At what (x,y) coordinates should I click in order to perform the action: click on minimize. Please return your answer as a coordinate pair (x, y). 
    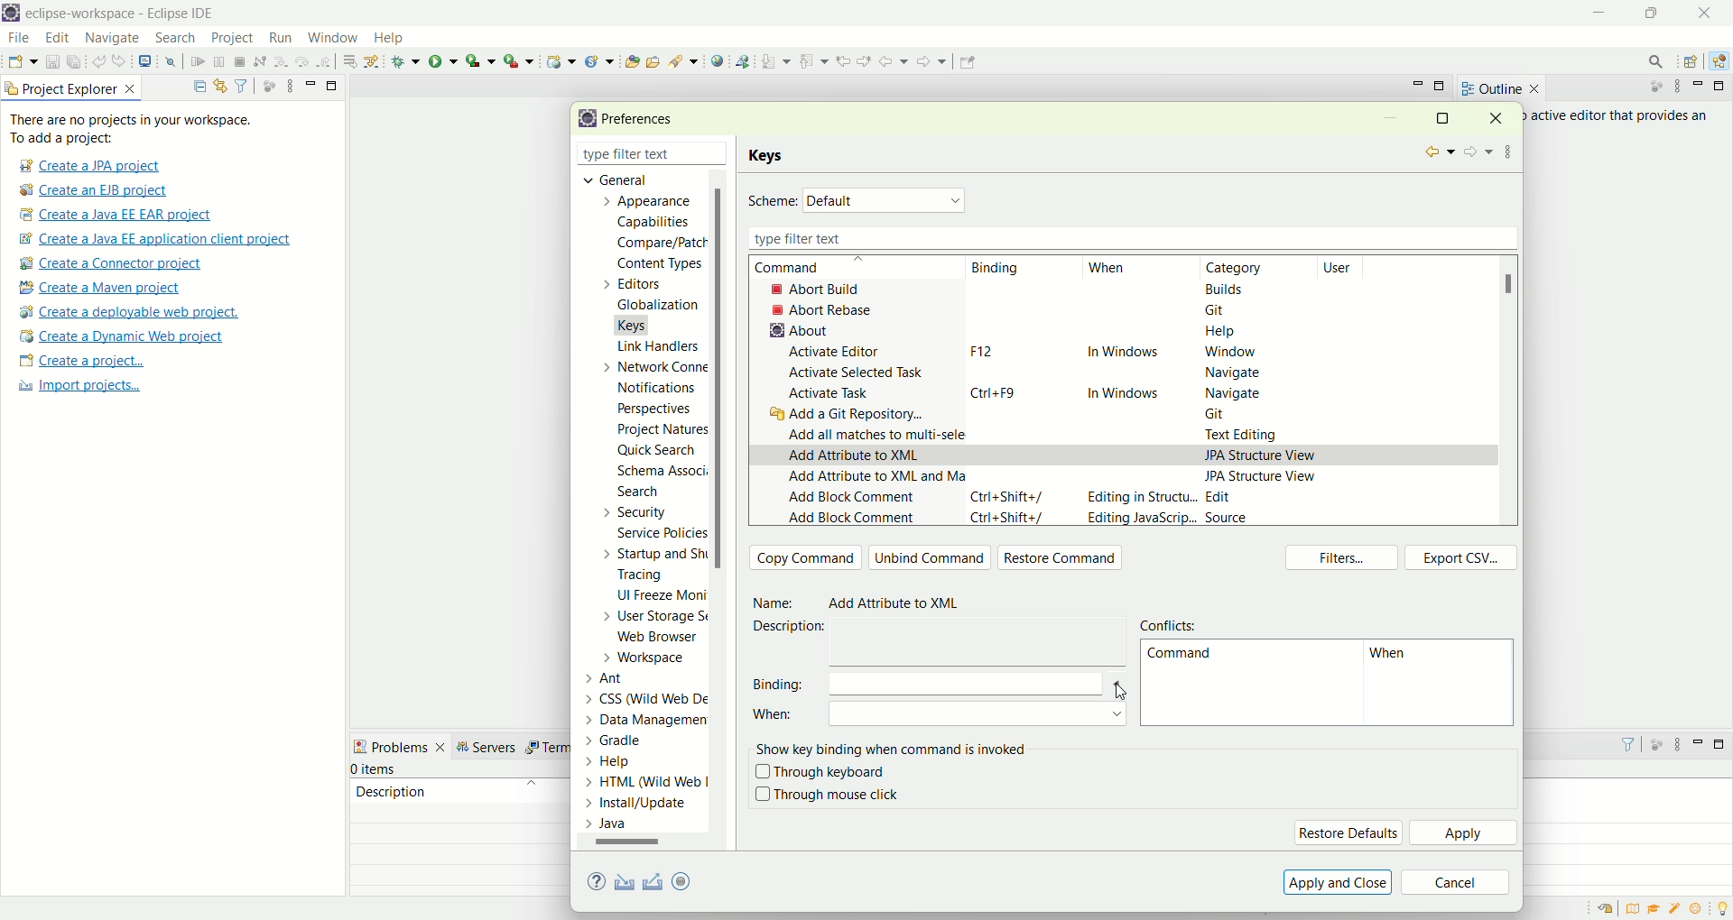
    Looking at the image, I should click on (1701, 86).